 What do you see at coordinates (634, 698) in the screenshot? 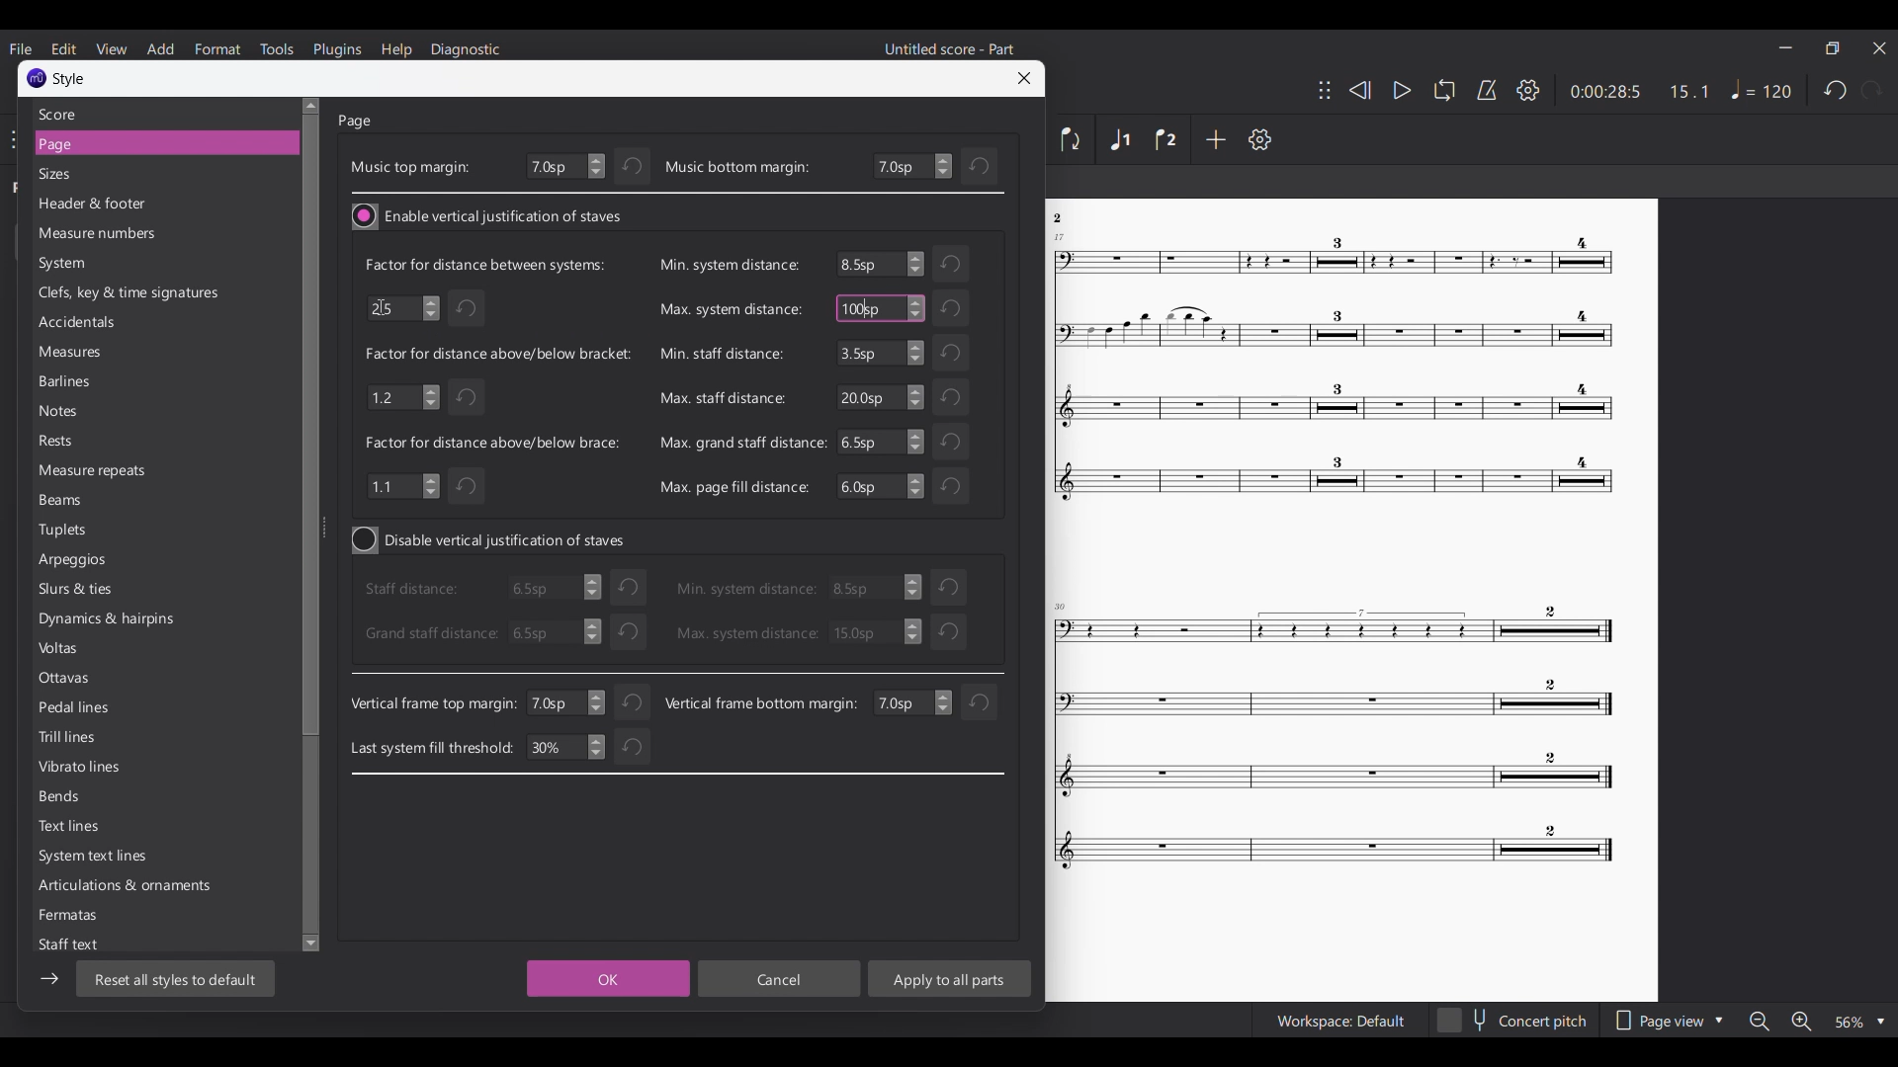
I see `Undo` at bounding box center [634, 698].